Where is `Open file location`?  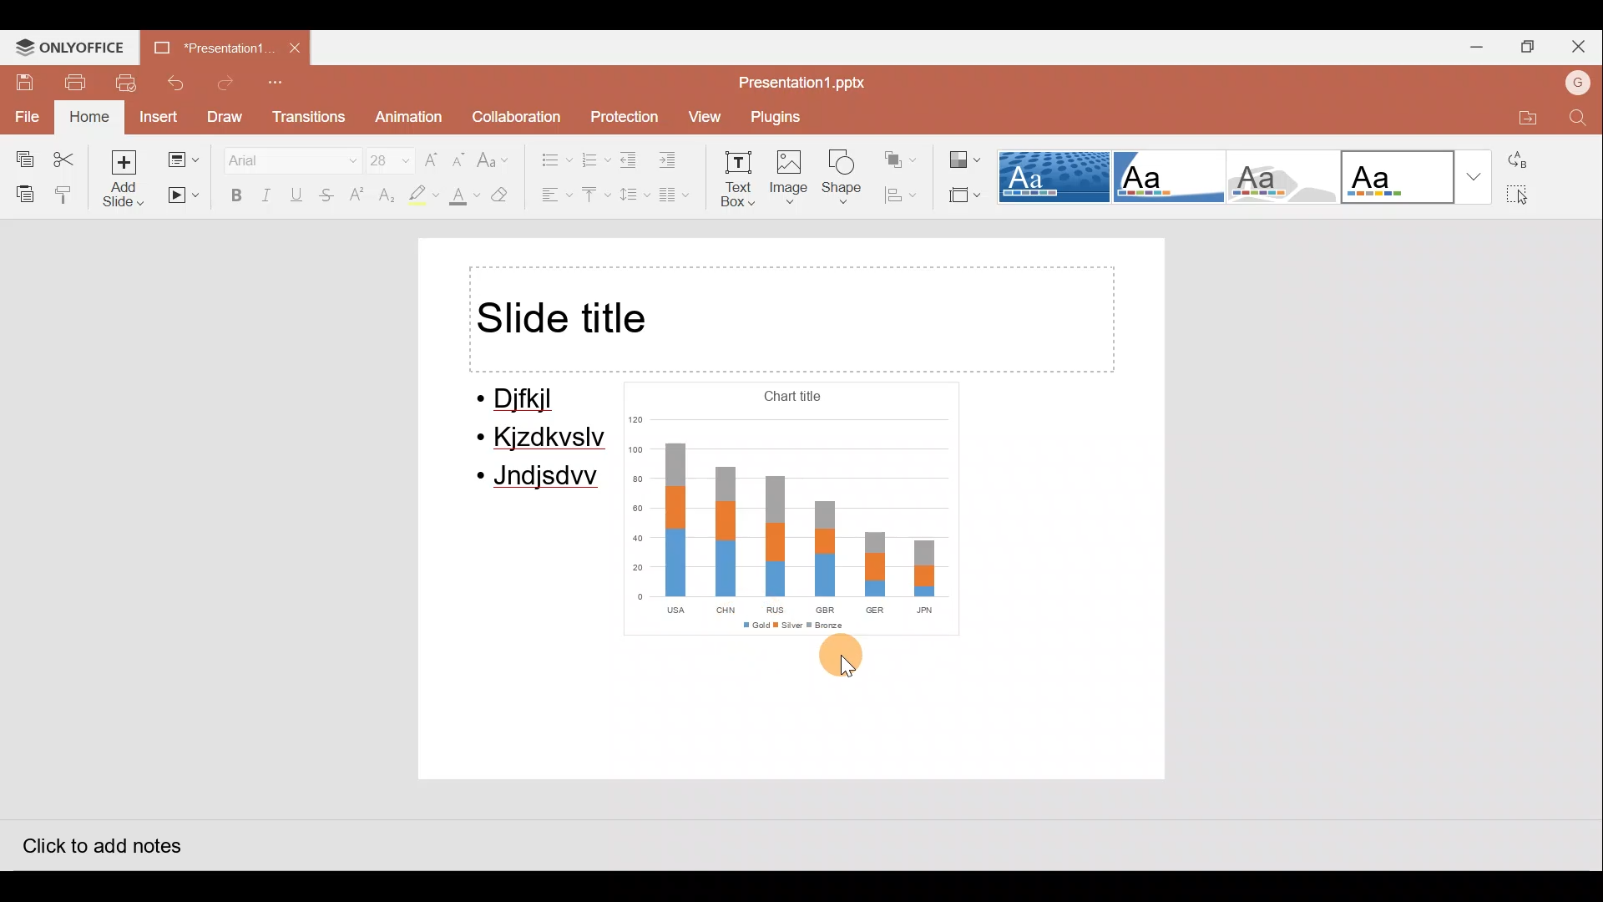 Open file location is located at coordinates (1522, 114).